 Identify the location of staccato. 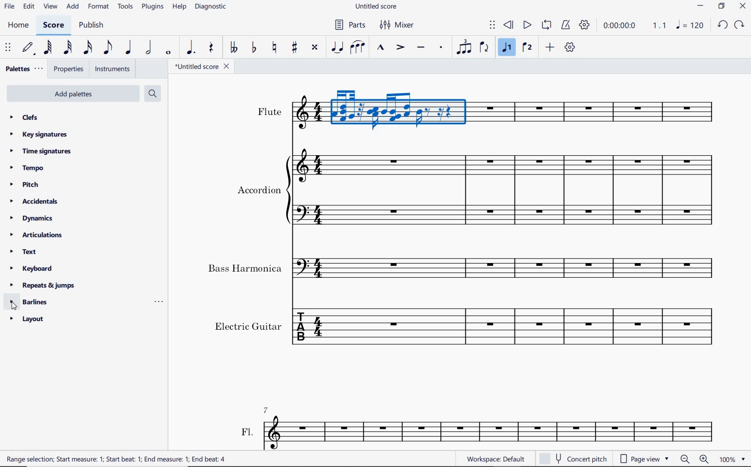
(442, 47).